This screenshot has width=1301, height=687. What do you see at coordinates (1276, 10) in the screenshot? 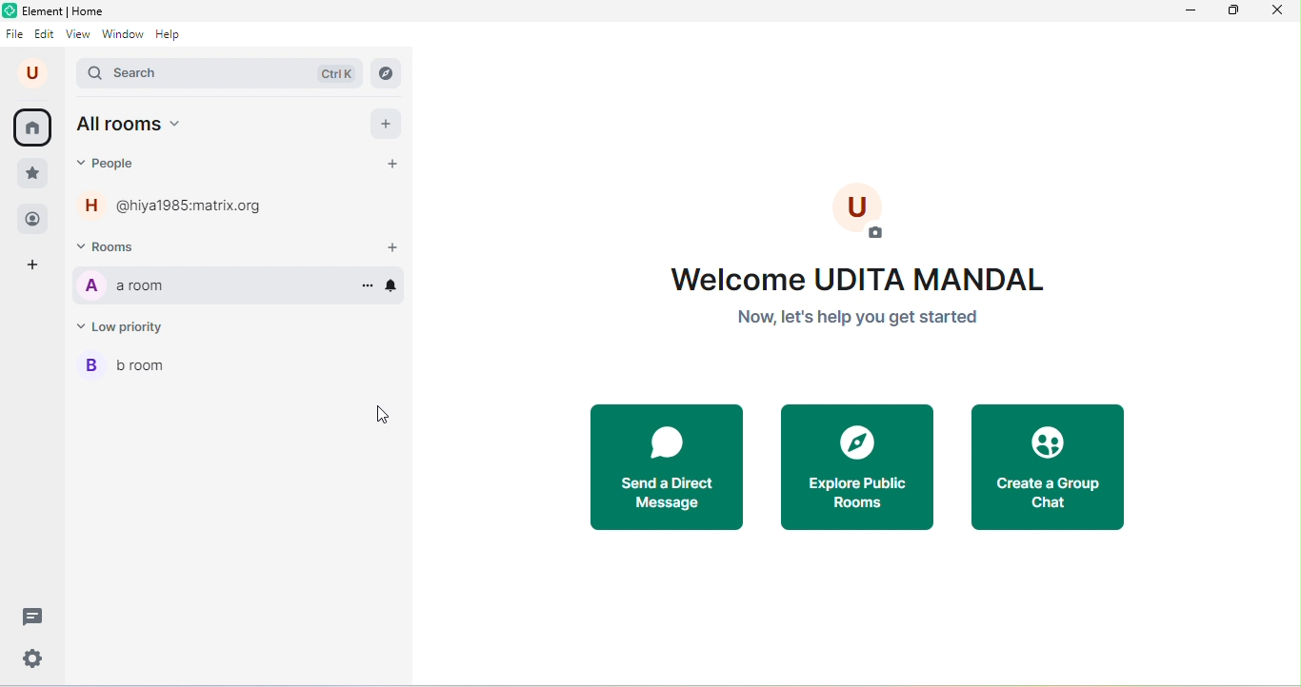
I see `close` at bounding box center [1276, 10].